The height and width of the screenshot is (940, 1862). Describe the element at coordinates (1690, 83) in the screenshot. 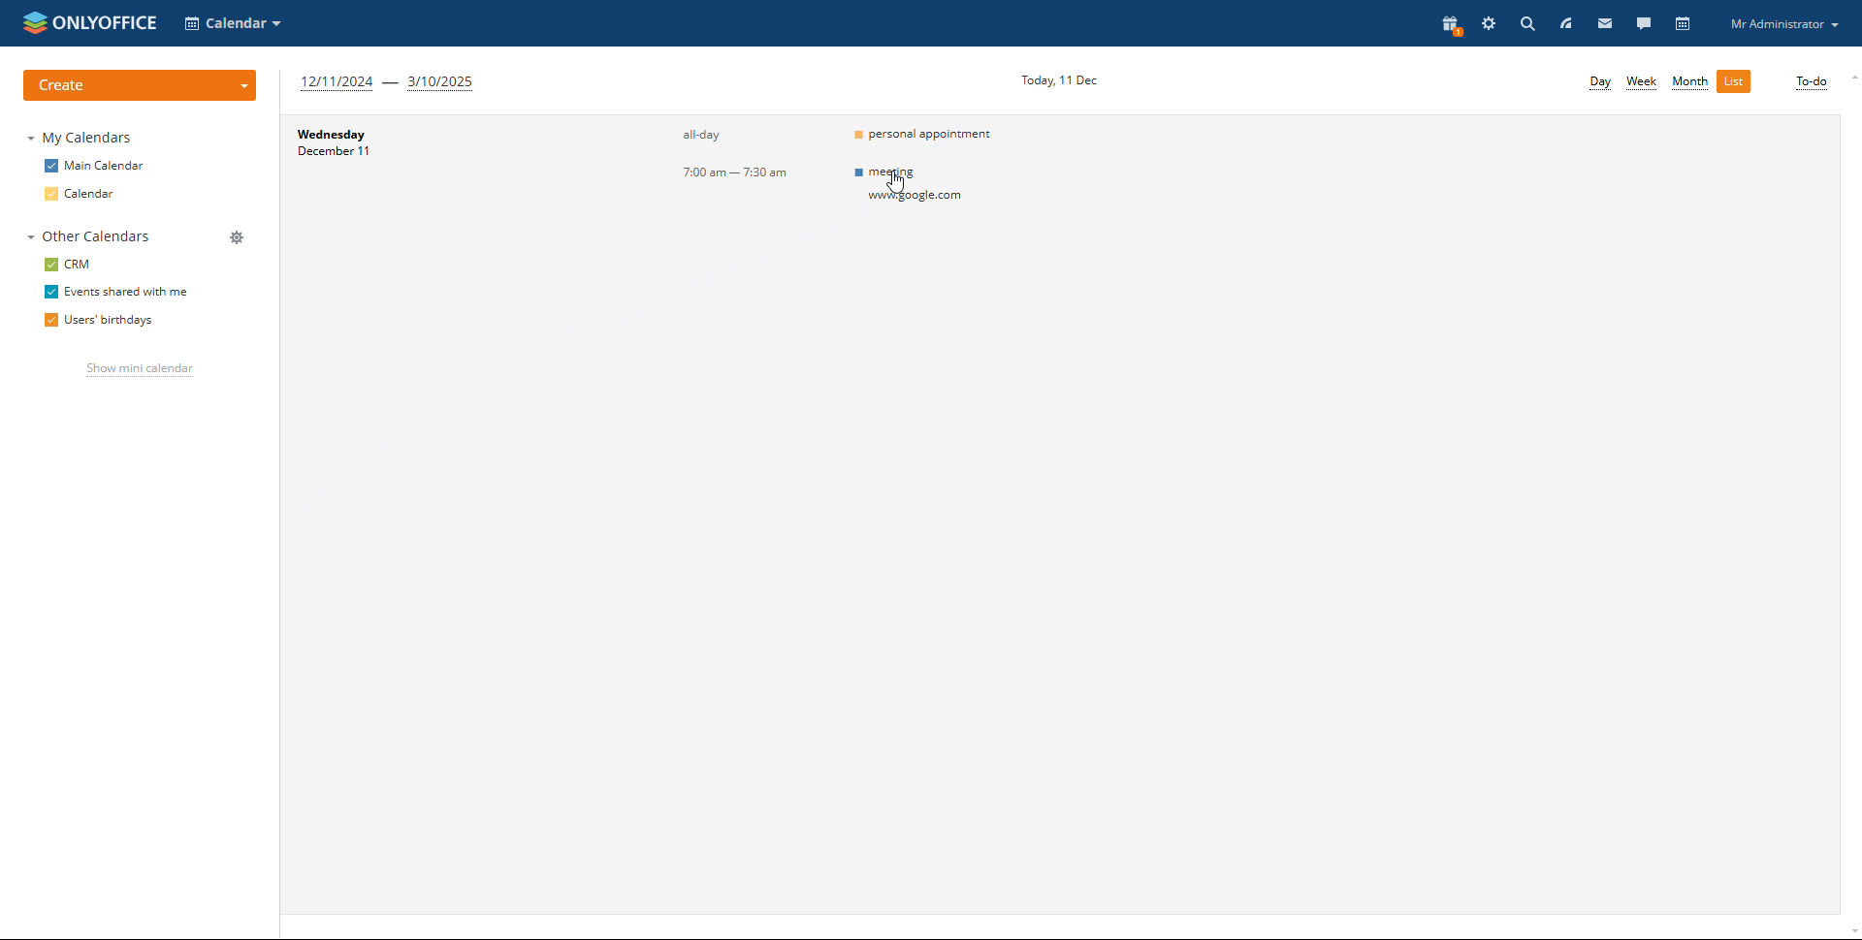

I see `month view` at that location.